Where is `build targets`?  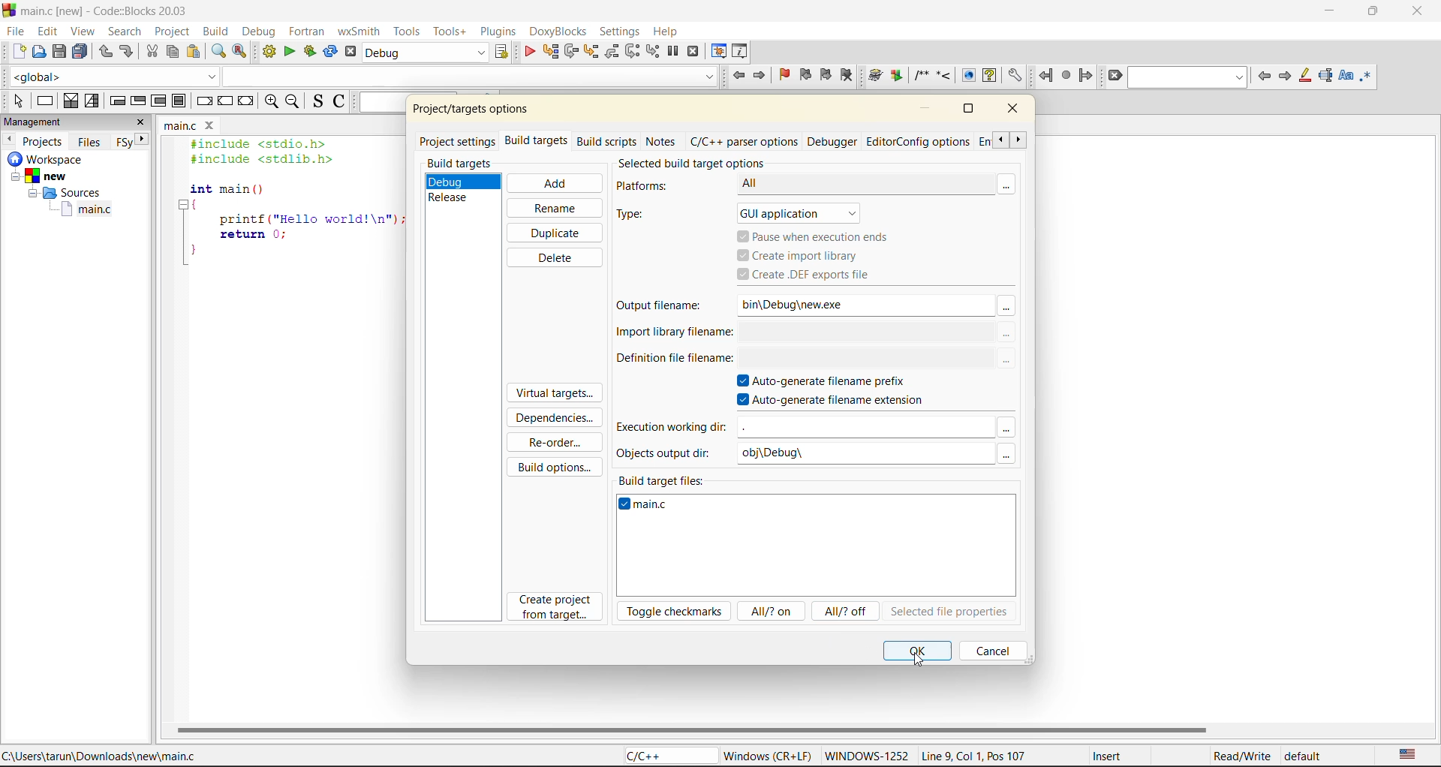 build targets is located at coordinates (459, 163).